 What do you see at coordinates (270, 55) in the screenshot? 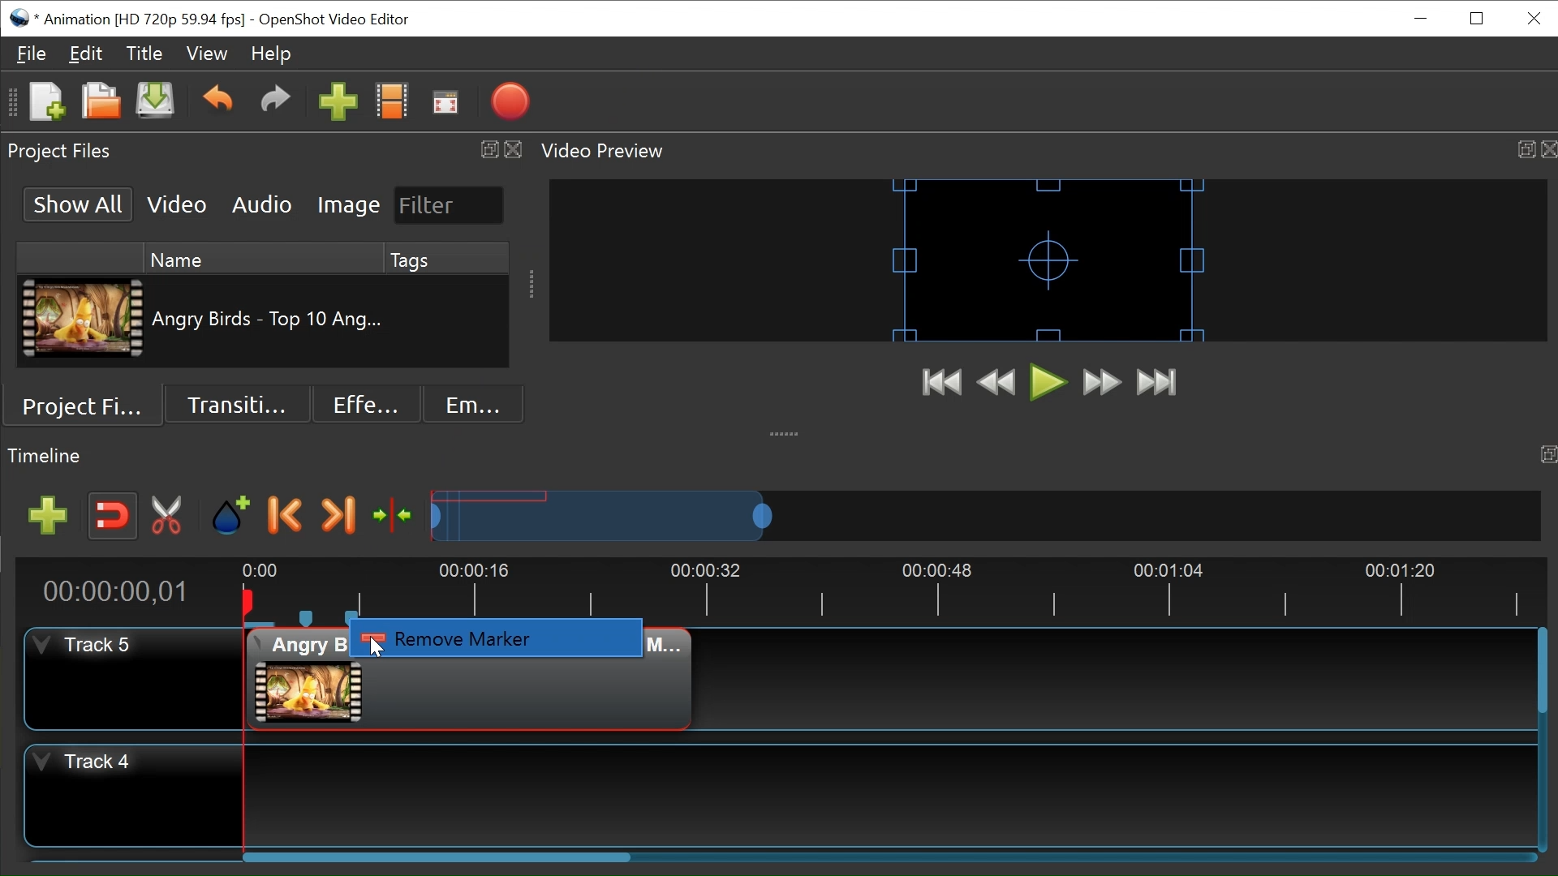
I see `Help` at bounding box center [270, 55].